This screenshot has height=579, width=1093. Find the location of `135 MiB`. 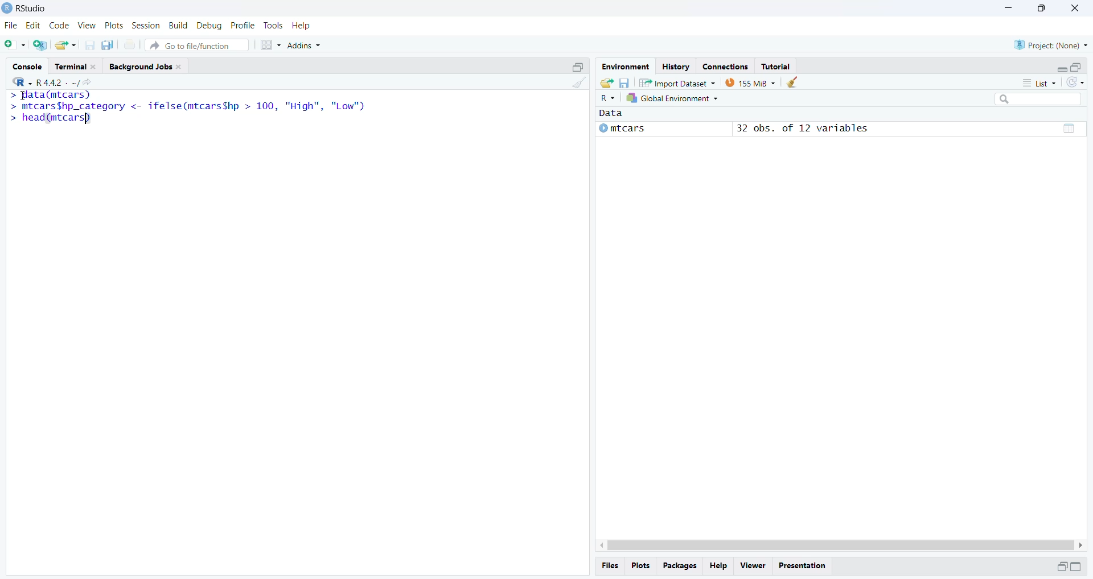

135 MiB is located at coordinates (750, 82).